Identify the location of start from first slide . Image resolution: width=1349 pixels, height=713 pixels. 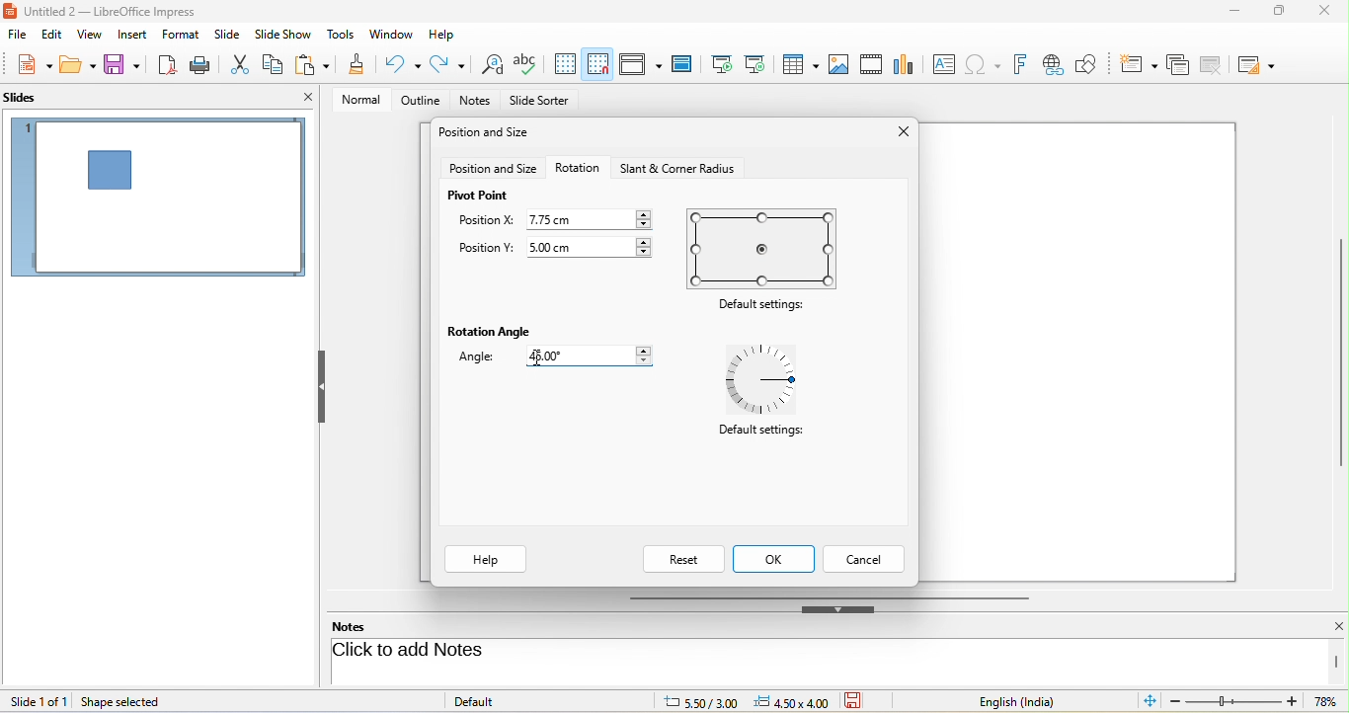
(722, 63).